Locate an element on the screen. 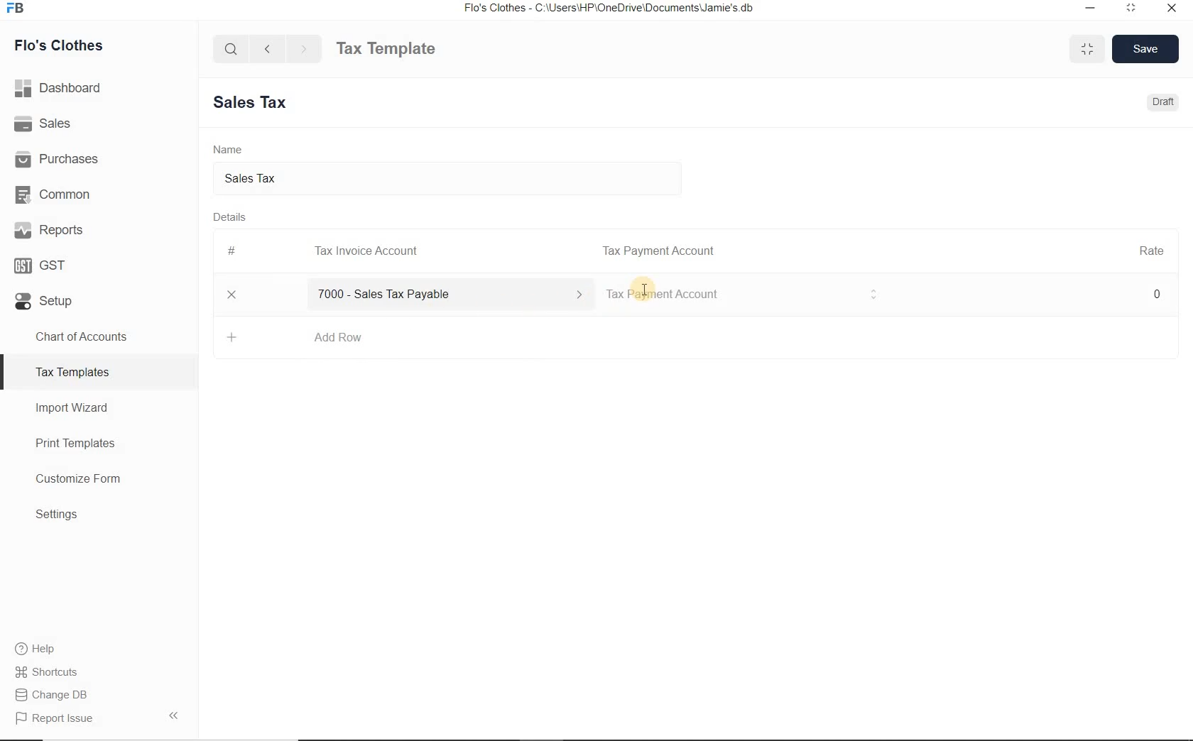 The width and height of the screenshot is (1193, 741). 7000 - Sales Tax Payable is located at coordinates (449, 297).